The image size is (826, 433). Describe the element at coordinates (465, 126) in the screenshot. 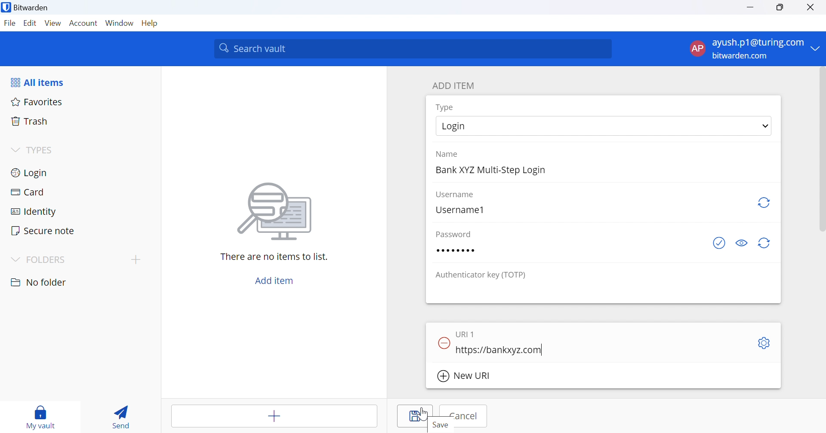

I see `Login ` at that location.